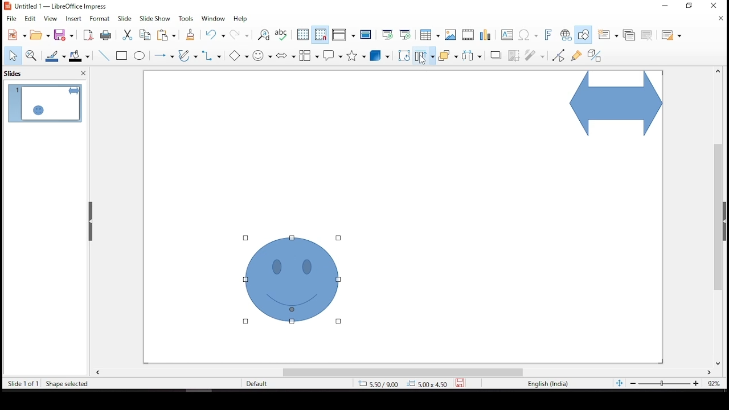  What do you see at coordinates (460, 382) in the screenshot?
I see `save` at bounding box center [460, 382].